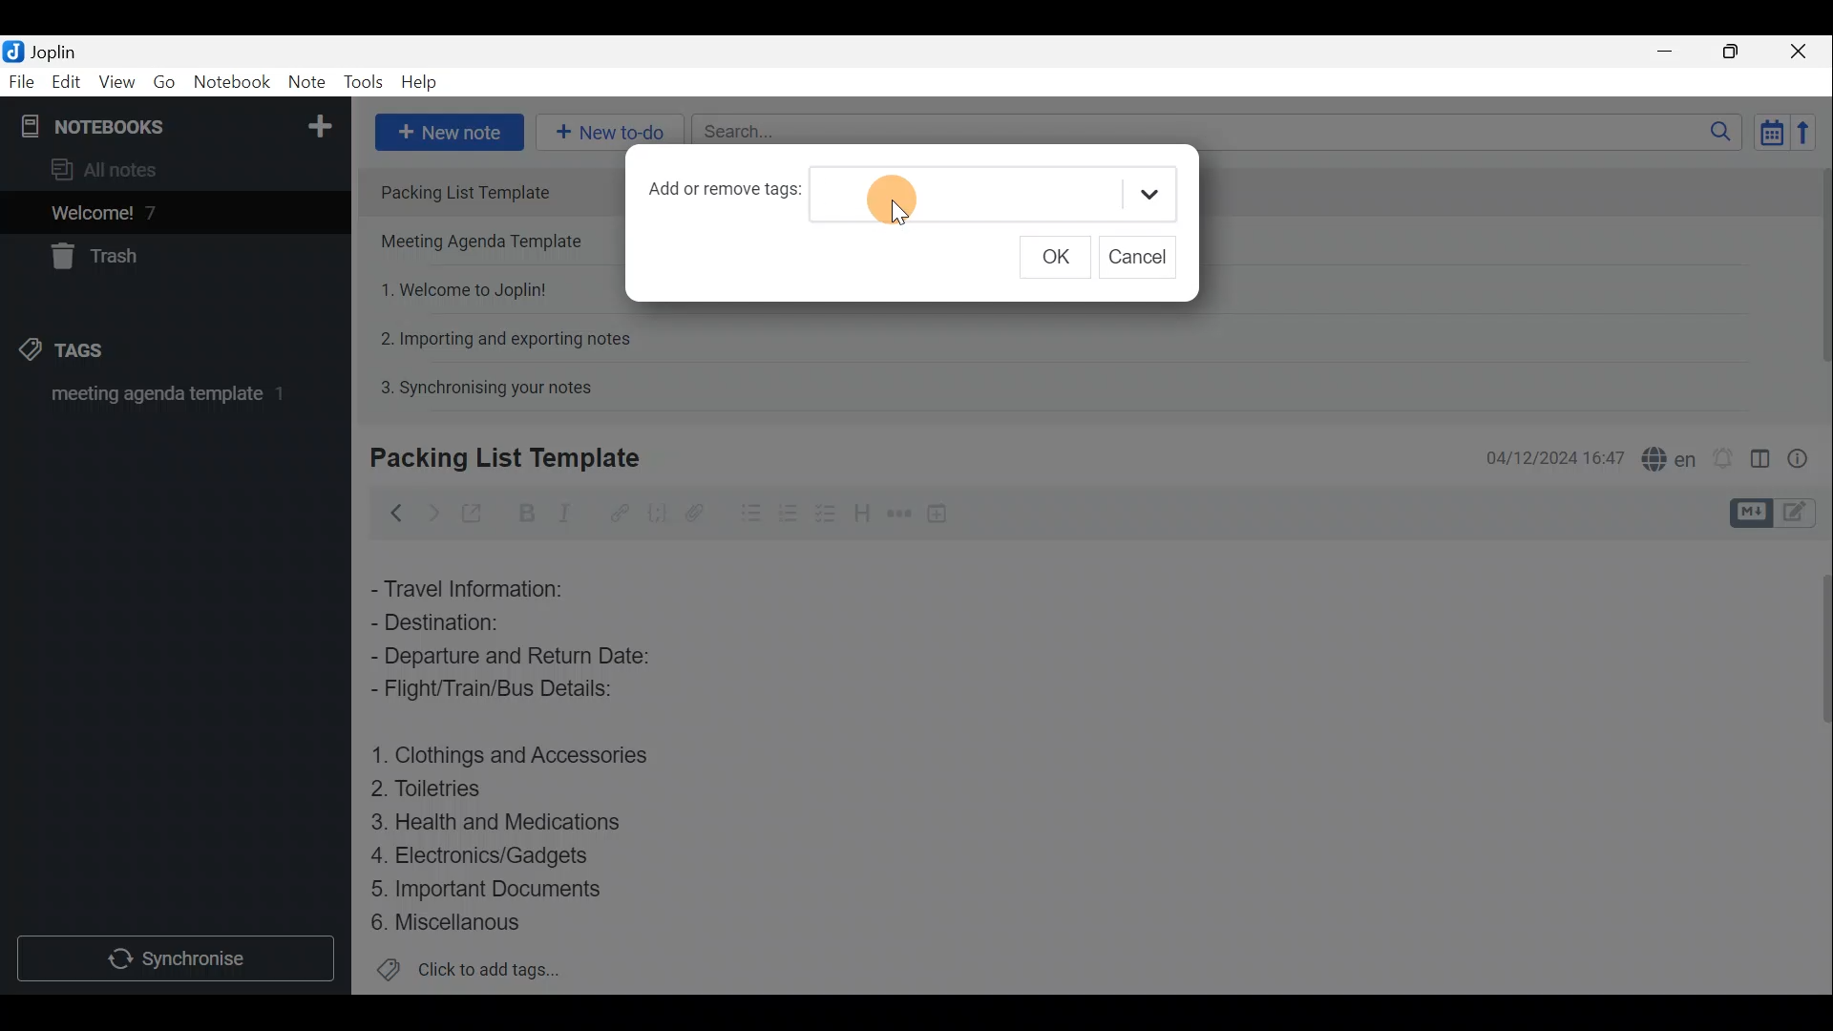  I want to click on Note 3, so click(456, 287).